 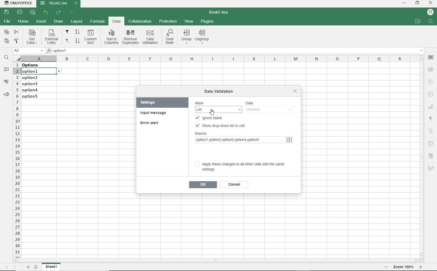 What do you see at coordinates (404, 267) in the screenshot?
I see `Zoom 100%` at bounding box center [404, 267].